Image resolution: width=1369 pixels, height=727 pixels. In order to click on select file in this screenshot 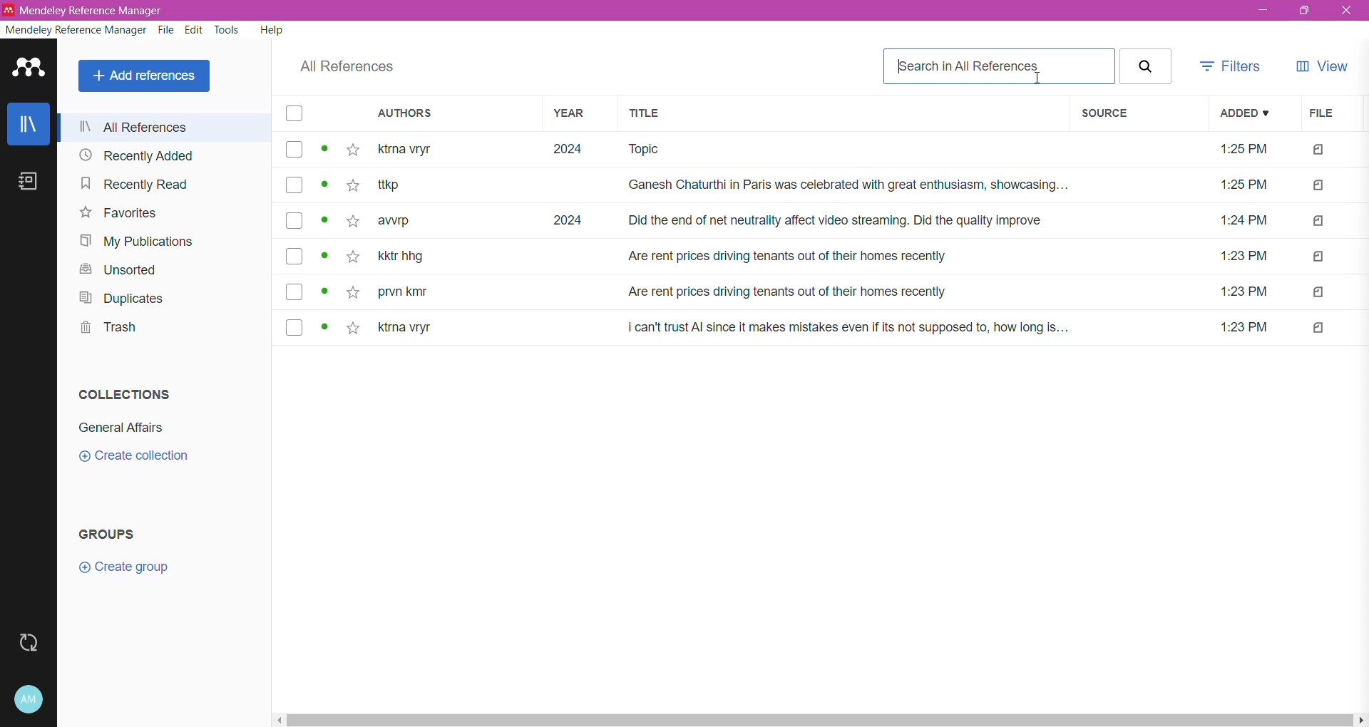, I will do `click(292, 187)`.